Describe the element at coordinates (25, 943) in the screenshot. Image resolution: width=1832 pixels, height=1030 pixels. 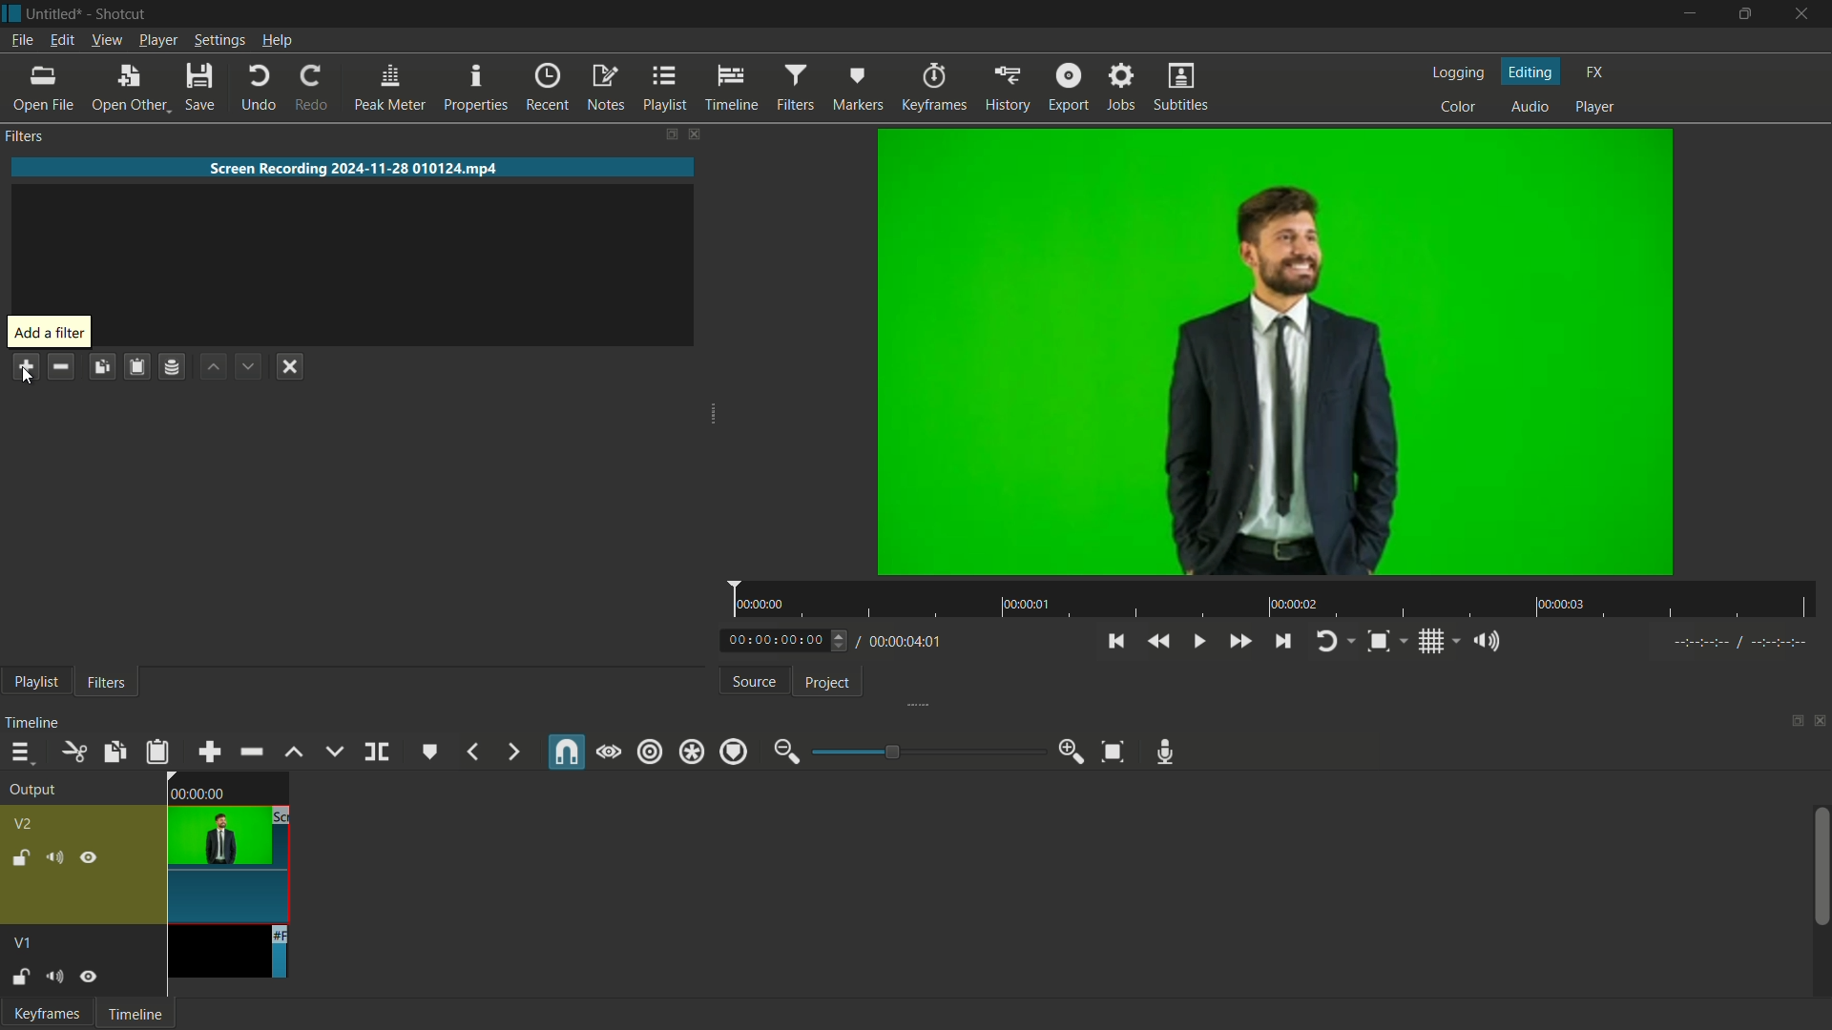
I see `v1` at that location.